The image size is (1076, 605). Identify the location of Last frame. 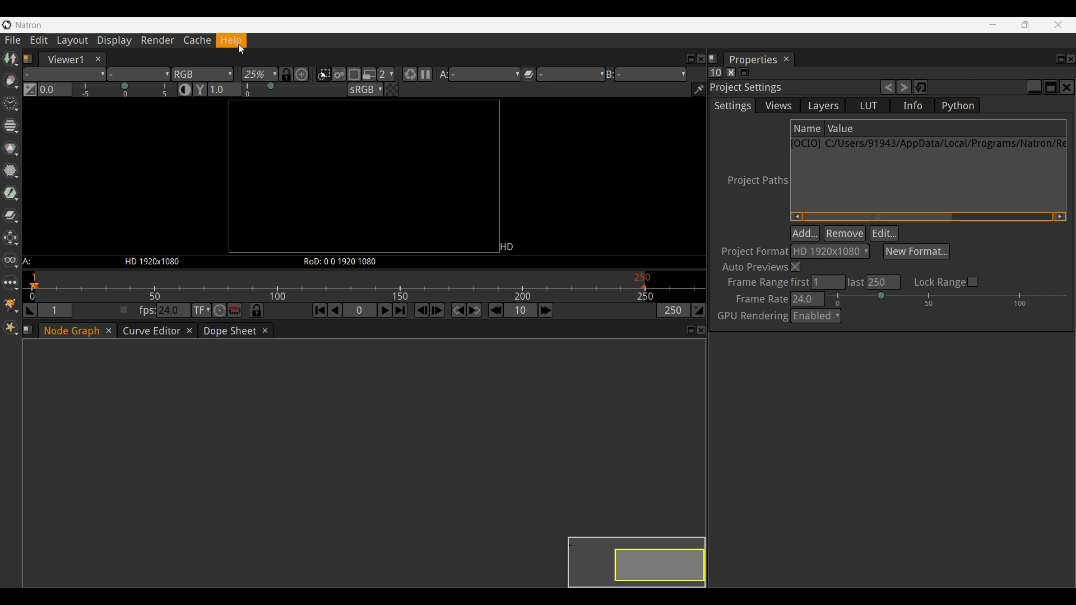
(400, 310).